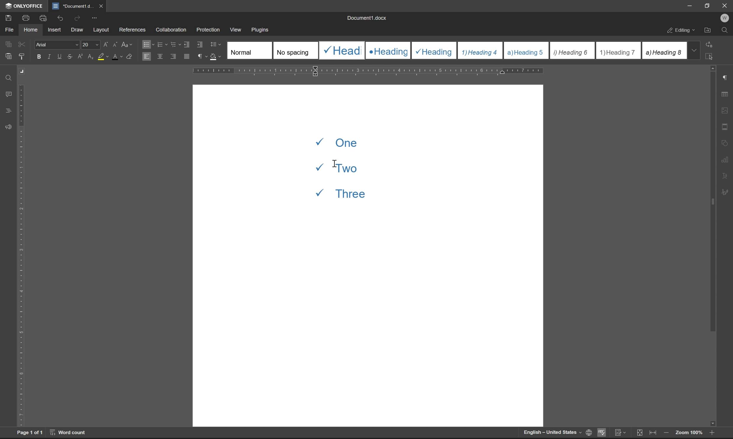 This screenshot has width=733, height=439. Describe the element at coordinates (173, 30) in the screenshot. I see `collaboration` at that location.